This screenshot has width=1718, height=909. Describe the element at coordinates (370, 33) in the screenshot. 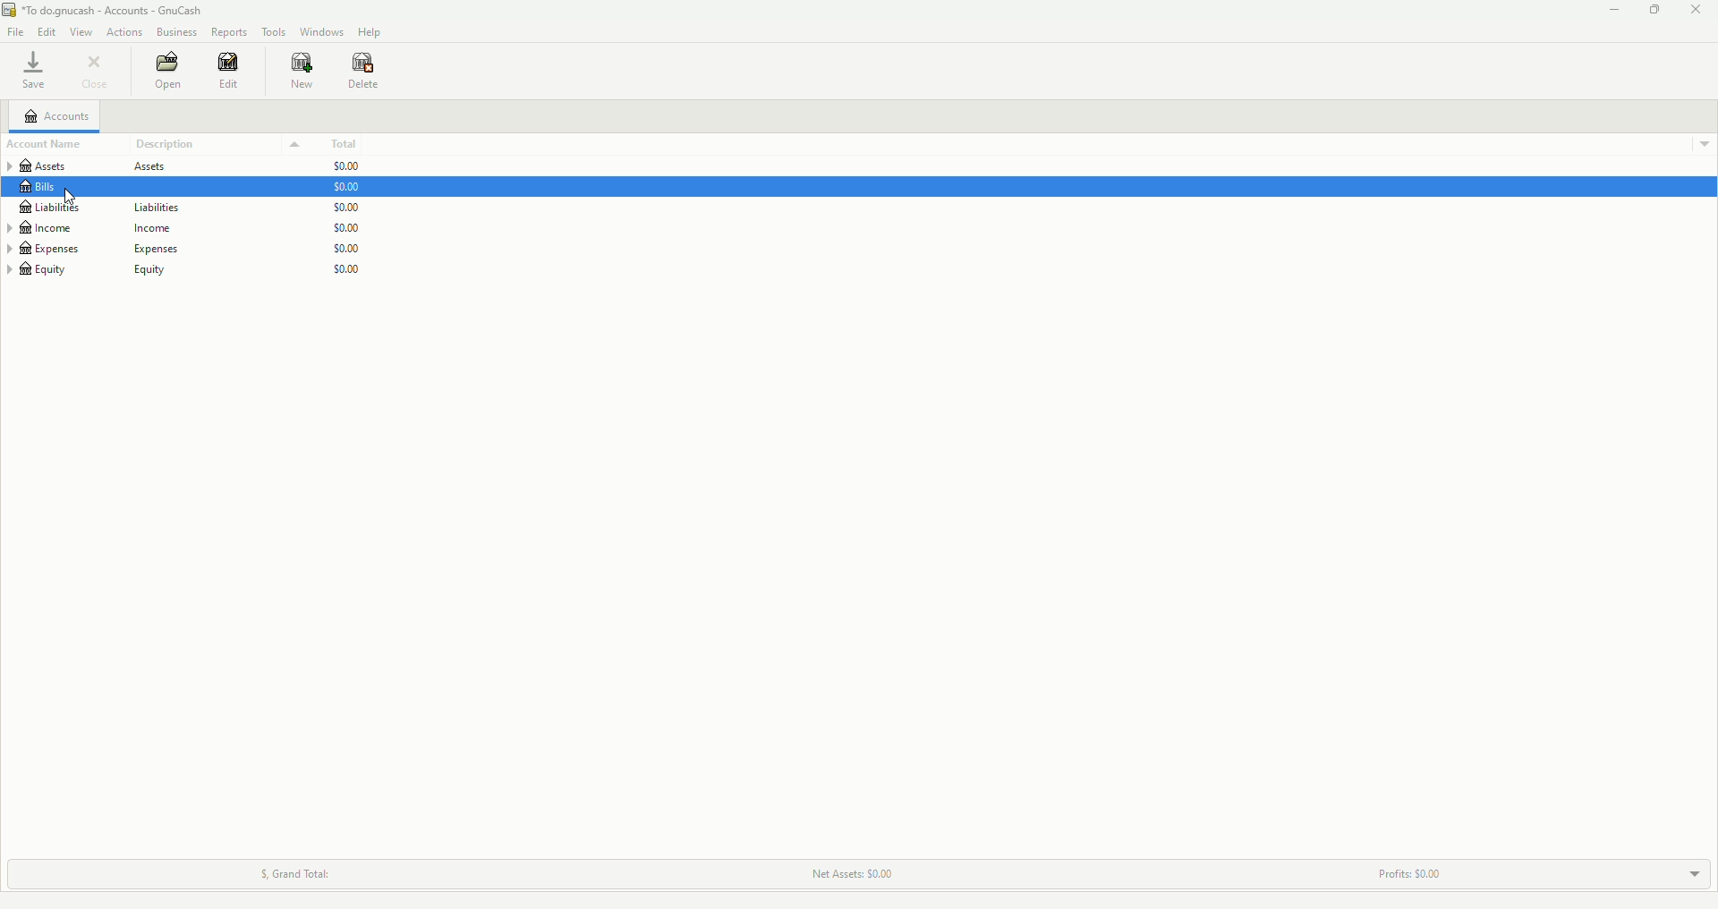

I see `Help` at that location.